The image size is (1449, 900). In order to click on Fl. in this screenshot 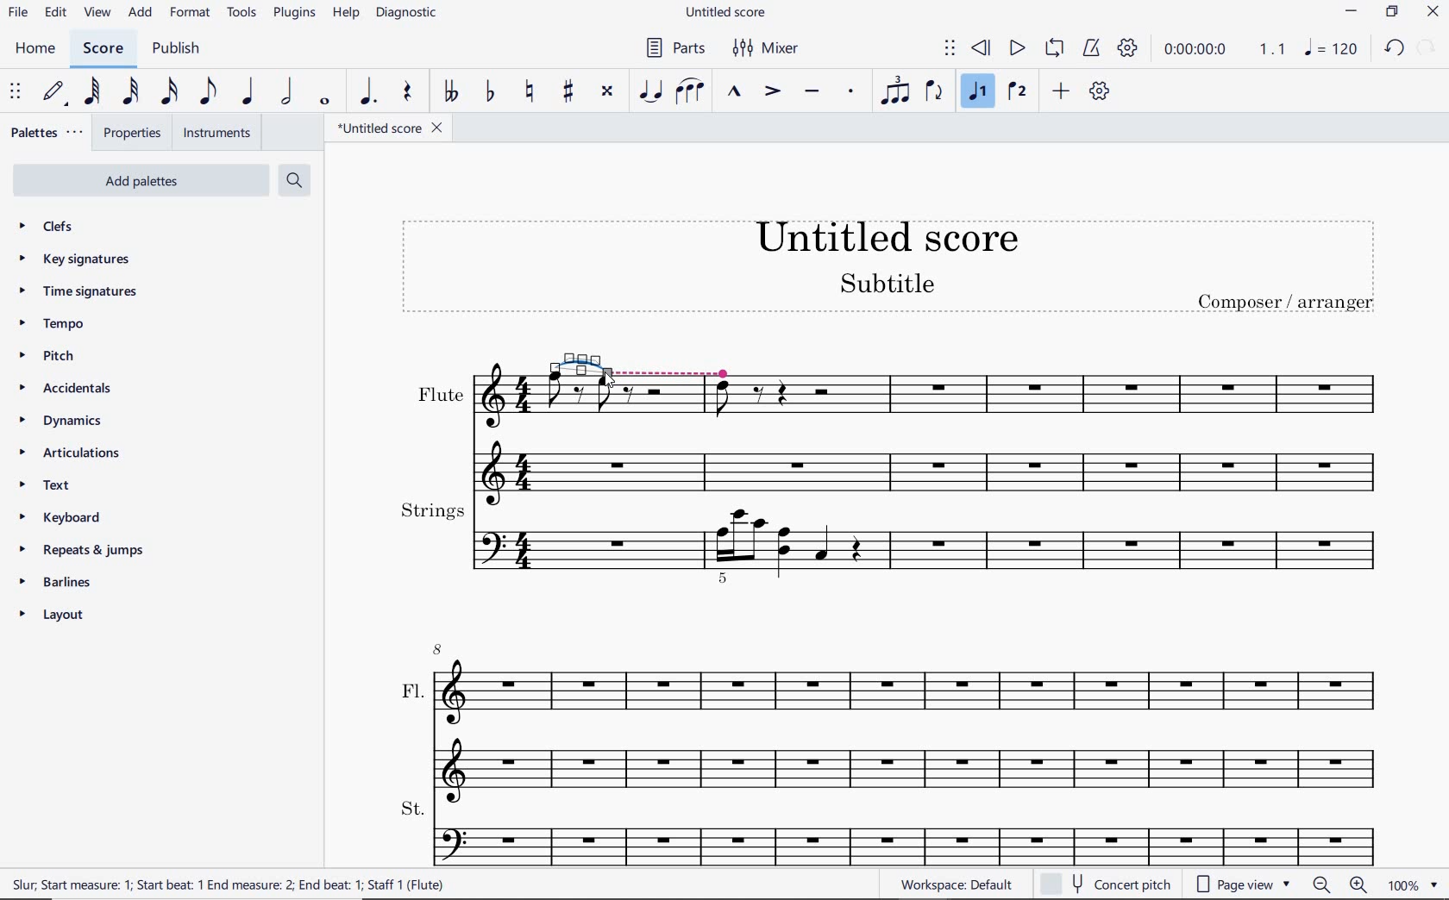, I will do `click(894, 716)`.